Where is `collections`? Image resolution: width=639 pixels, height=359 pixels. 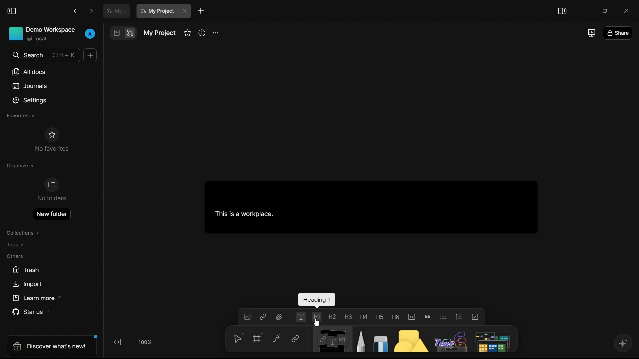
collections is located at coordinates (25, 233).